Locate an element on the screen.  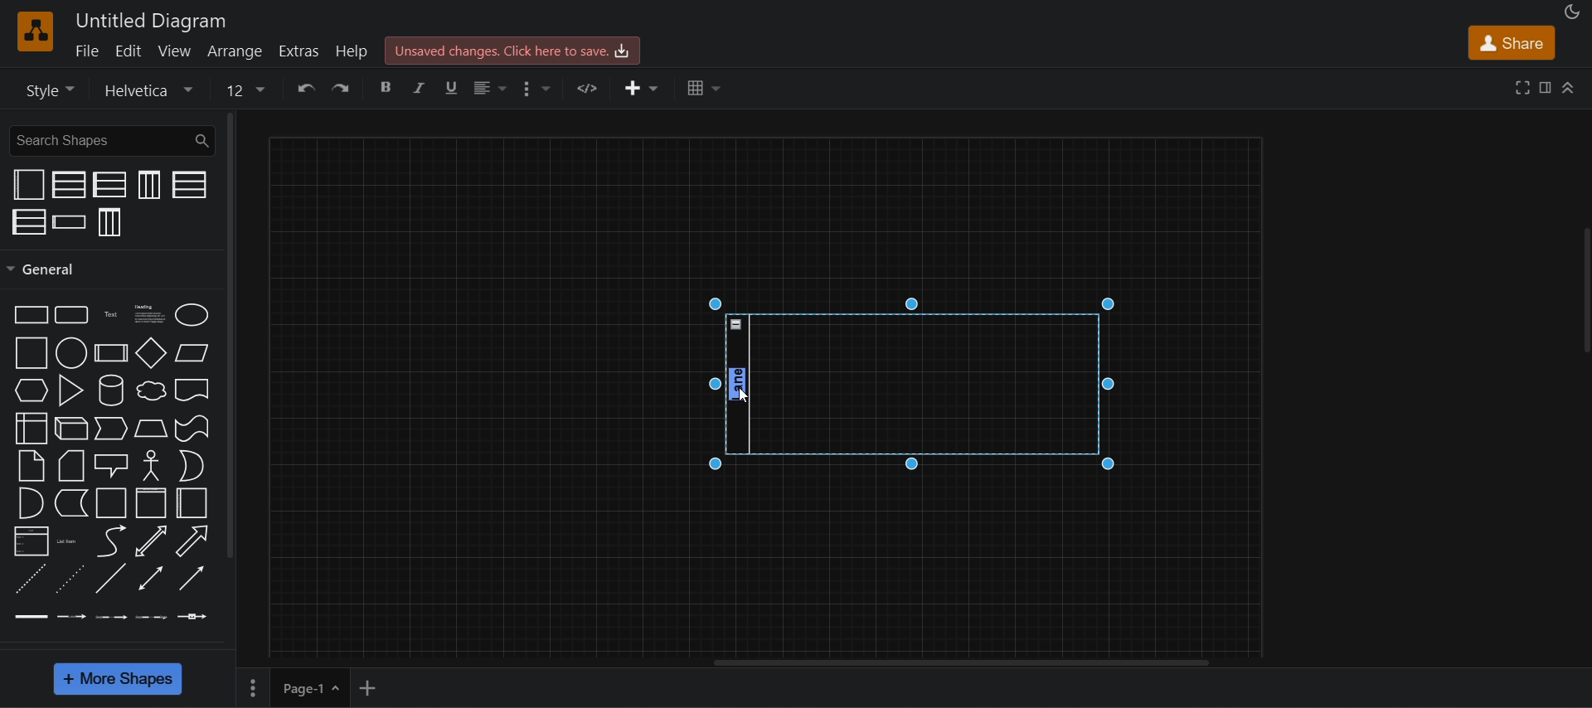
cylinder is located at coordinates (109, 390).